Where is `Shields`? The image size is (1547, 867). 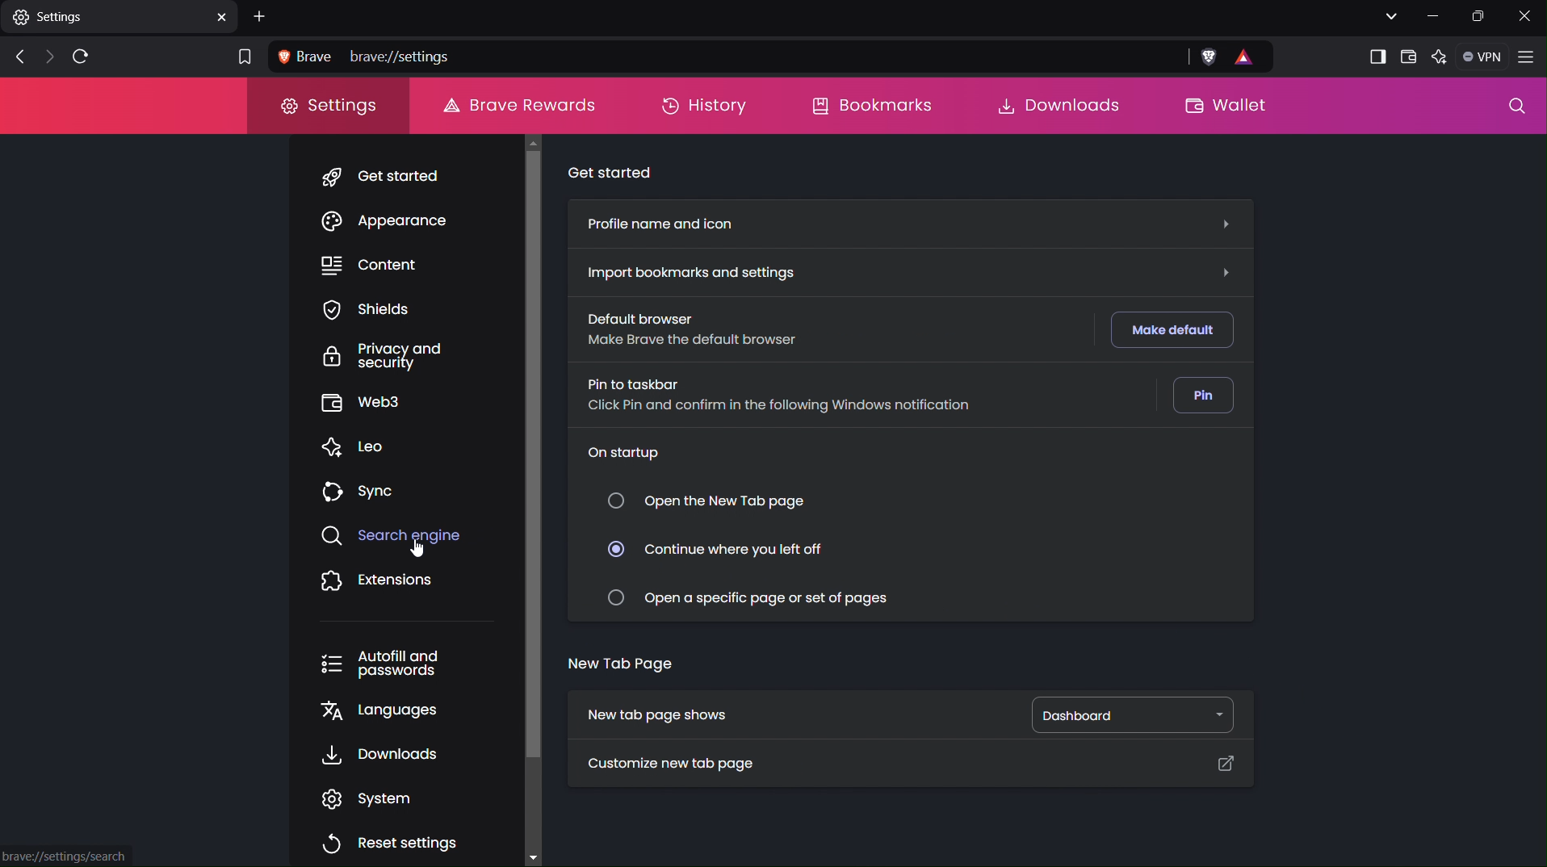 Shields is located at coordinates (366, 312).